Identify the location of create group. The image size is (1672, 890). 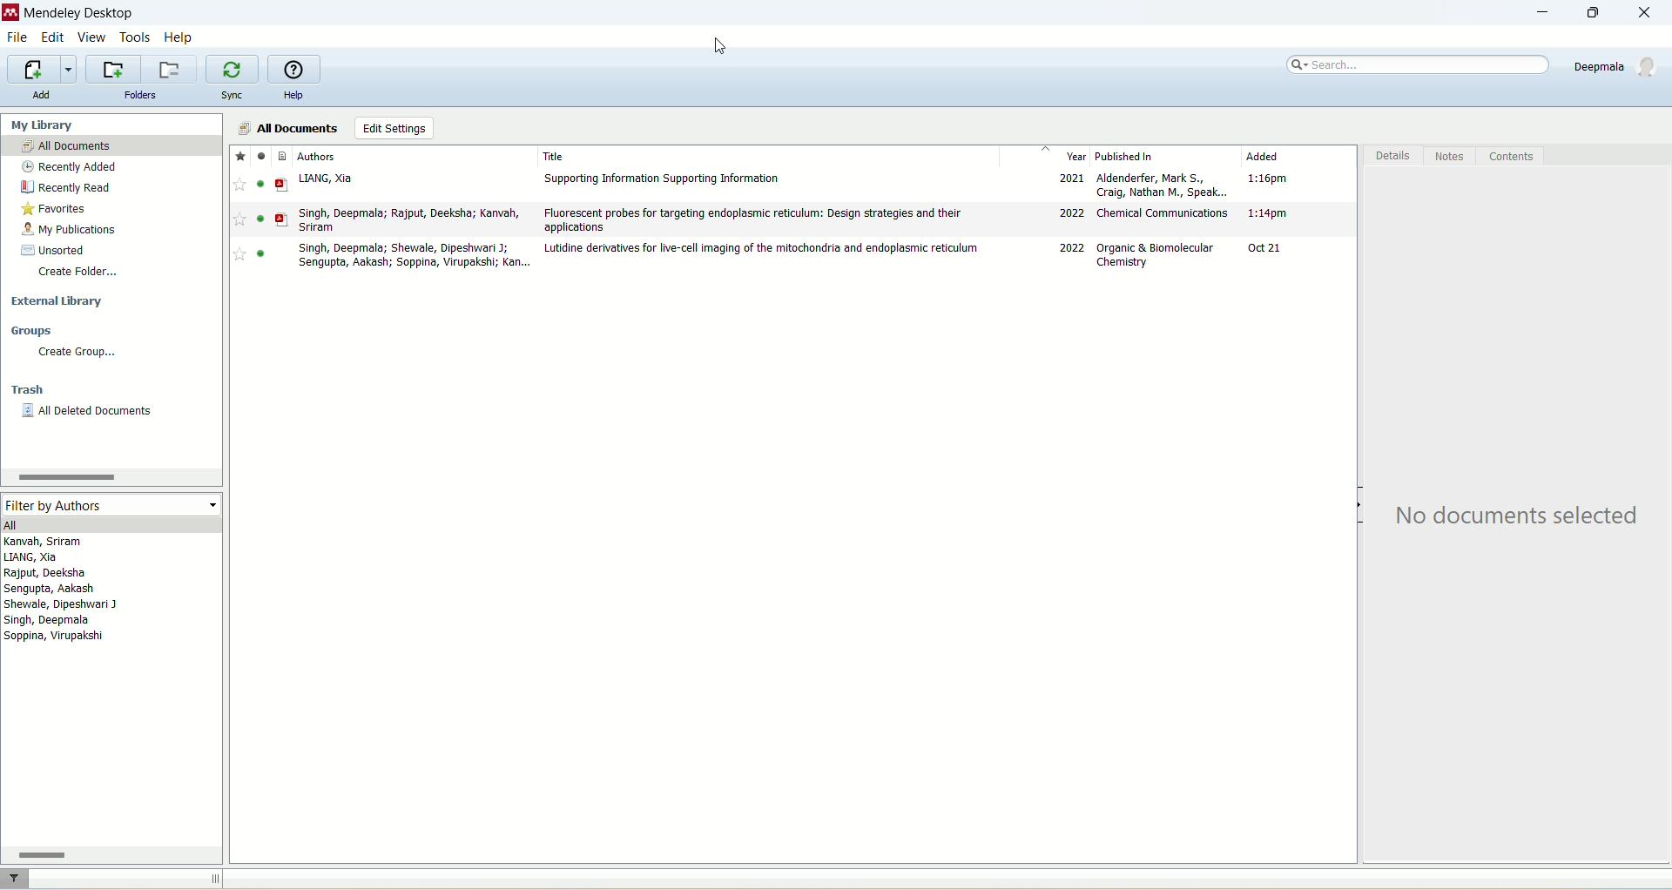
(75, 352).